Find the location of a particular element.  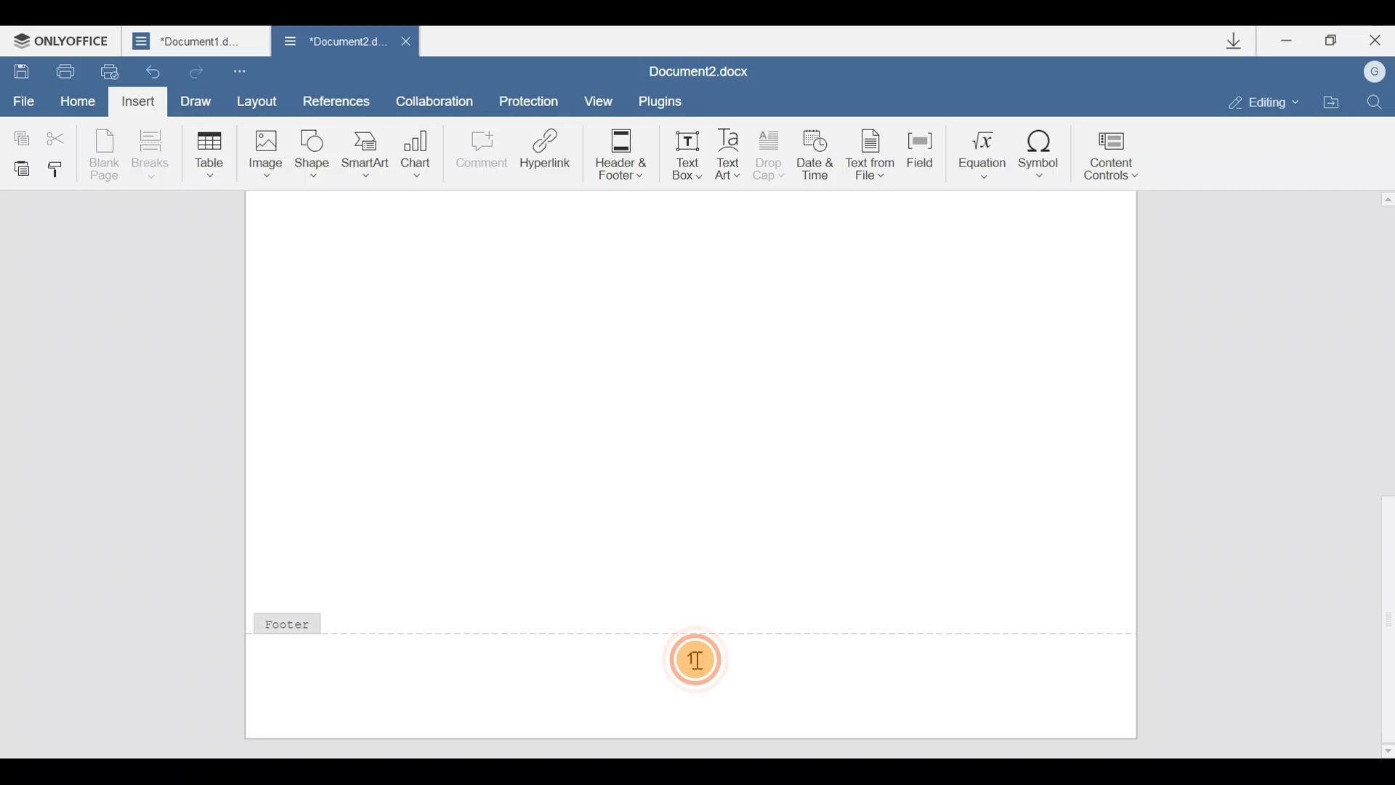

Copy is located at coordinates (18, 134).